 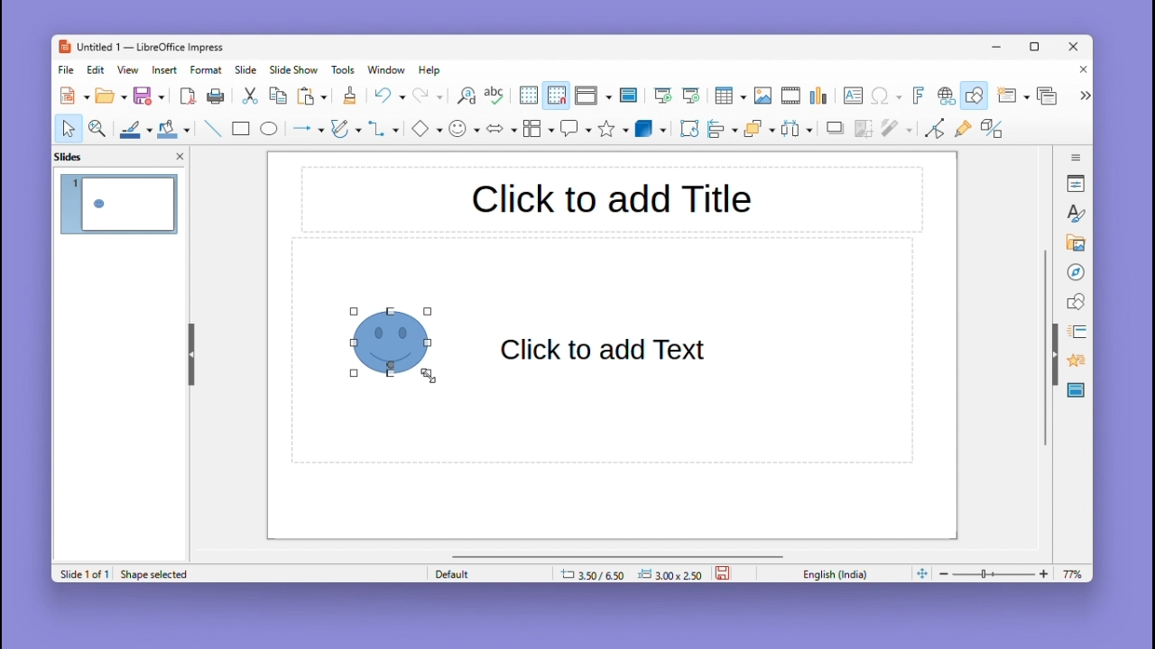 What do you see at coordinates (306, 129) in the screenshot?
I see `Arrow` at bounding box center [306, 129].